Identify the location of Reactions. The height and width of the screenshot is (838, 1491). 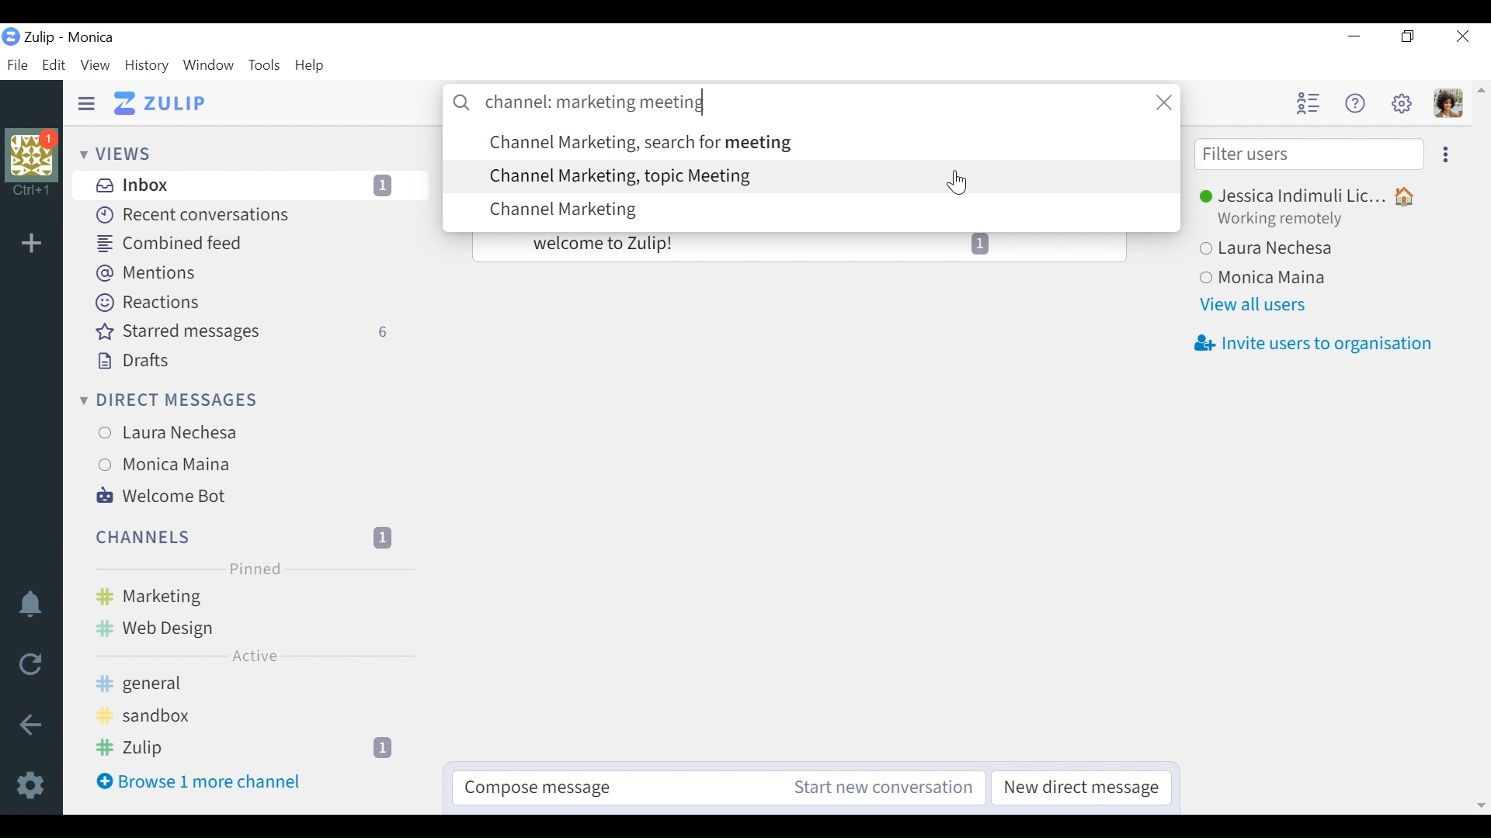
(146, 303).